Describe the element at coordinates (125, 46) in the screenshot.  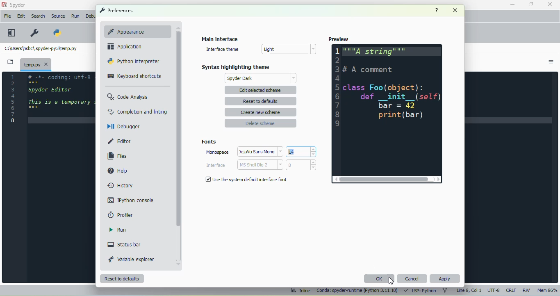
I see `application` at that location.